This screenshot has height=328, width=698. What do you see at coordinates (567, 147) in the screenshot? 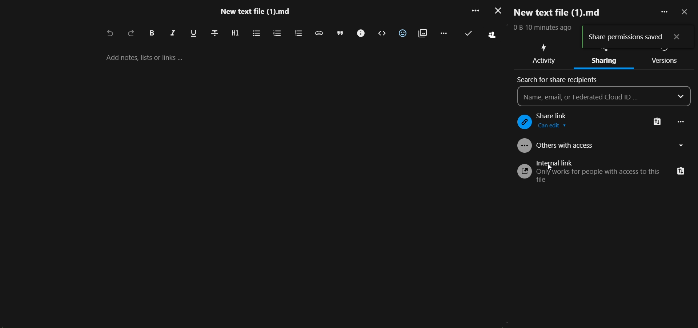
I see `offers with access` at bounding box center [567, 147].